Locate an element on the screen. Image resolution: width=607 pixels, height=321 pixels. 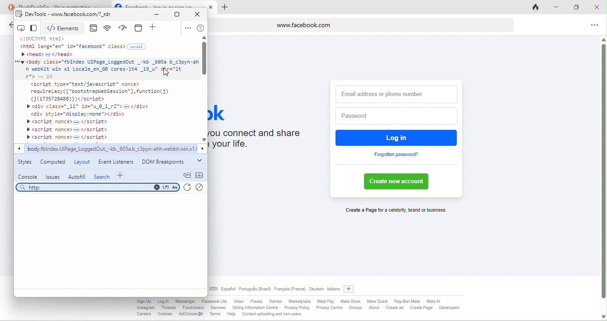
facebook-log in or sign in is located at coordinates (164, 4).